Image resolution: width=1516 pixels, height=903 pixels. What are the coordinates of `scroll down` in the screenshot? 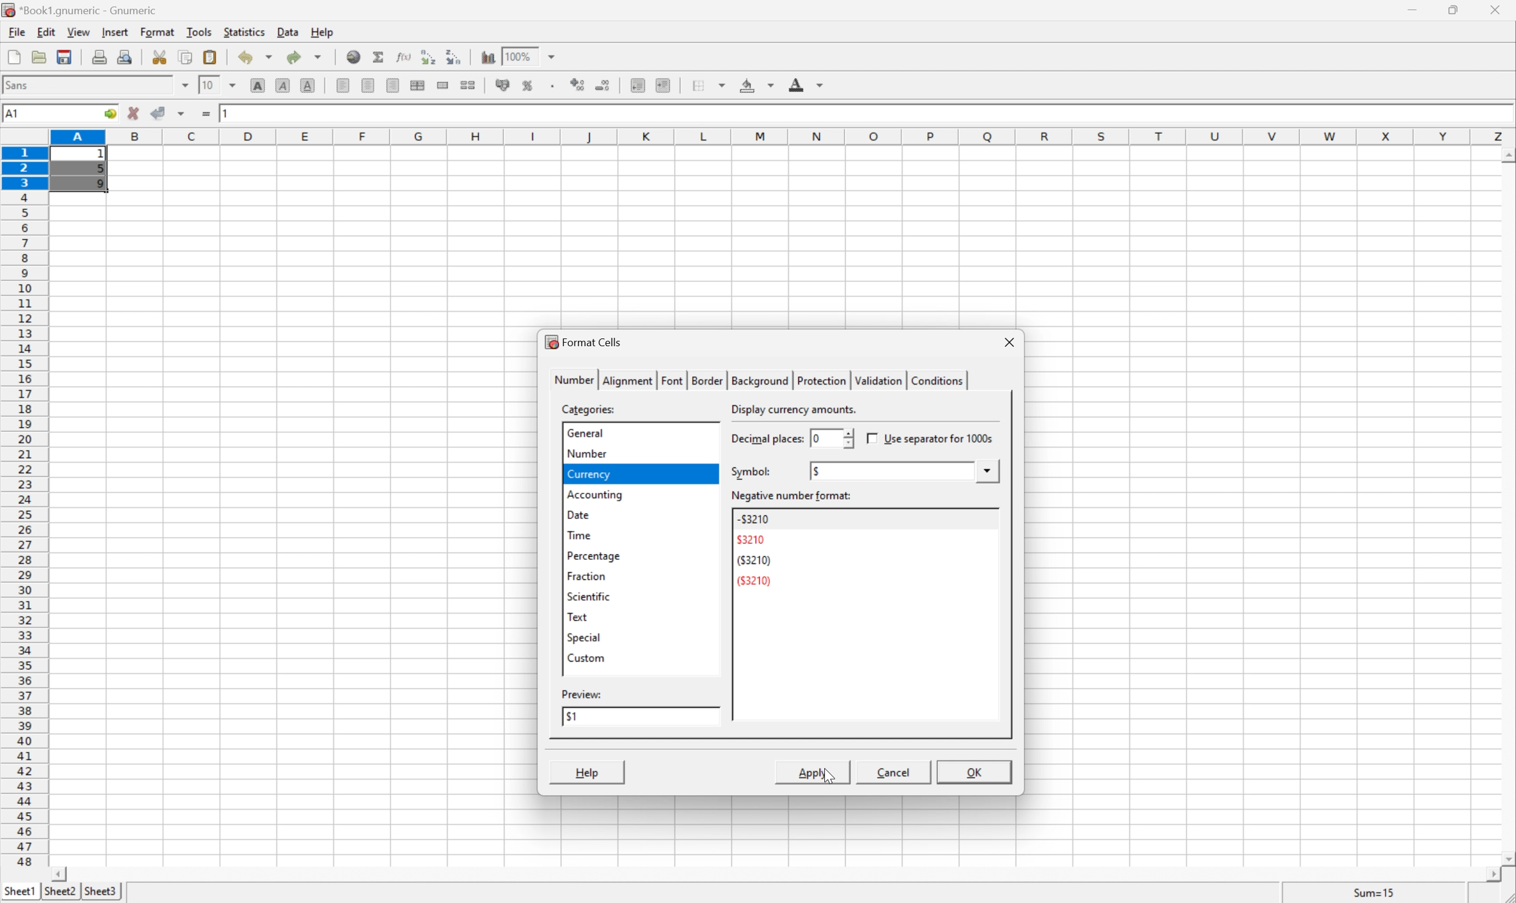 It's located at (1506, 858).